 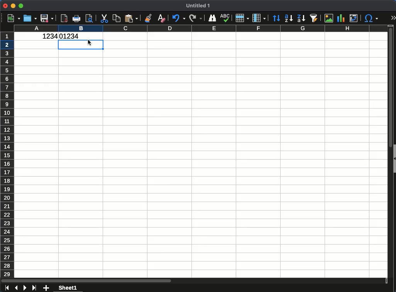 What do you see at coordinates (161, 17) in the screenshot?
I see `clear formatting` at bounding box center [161, 17].